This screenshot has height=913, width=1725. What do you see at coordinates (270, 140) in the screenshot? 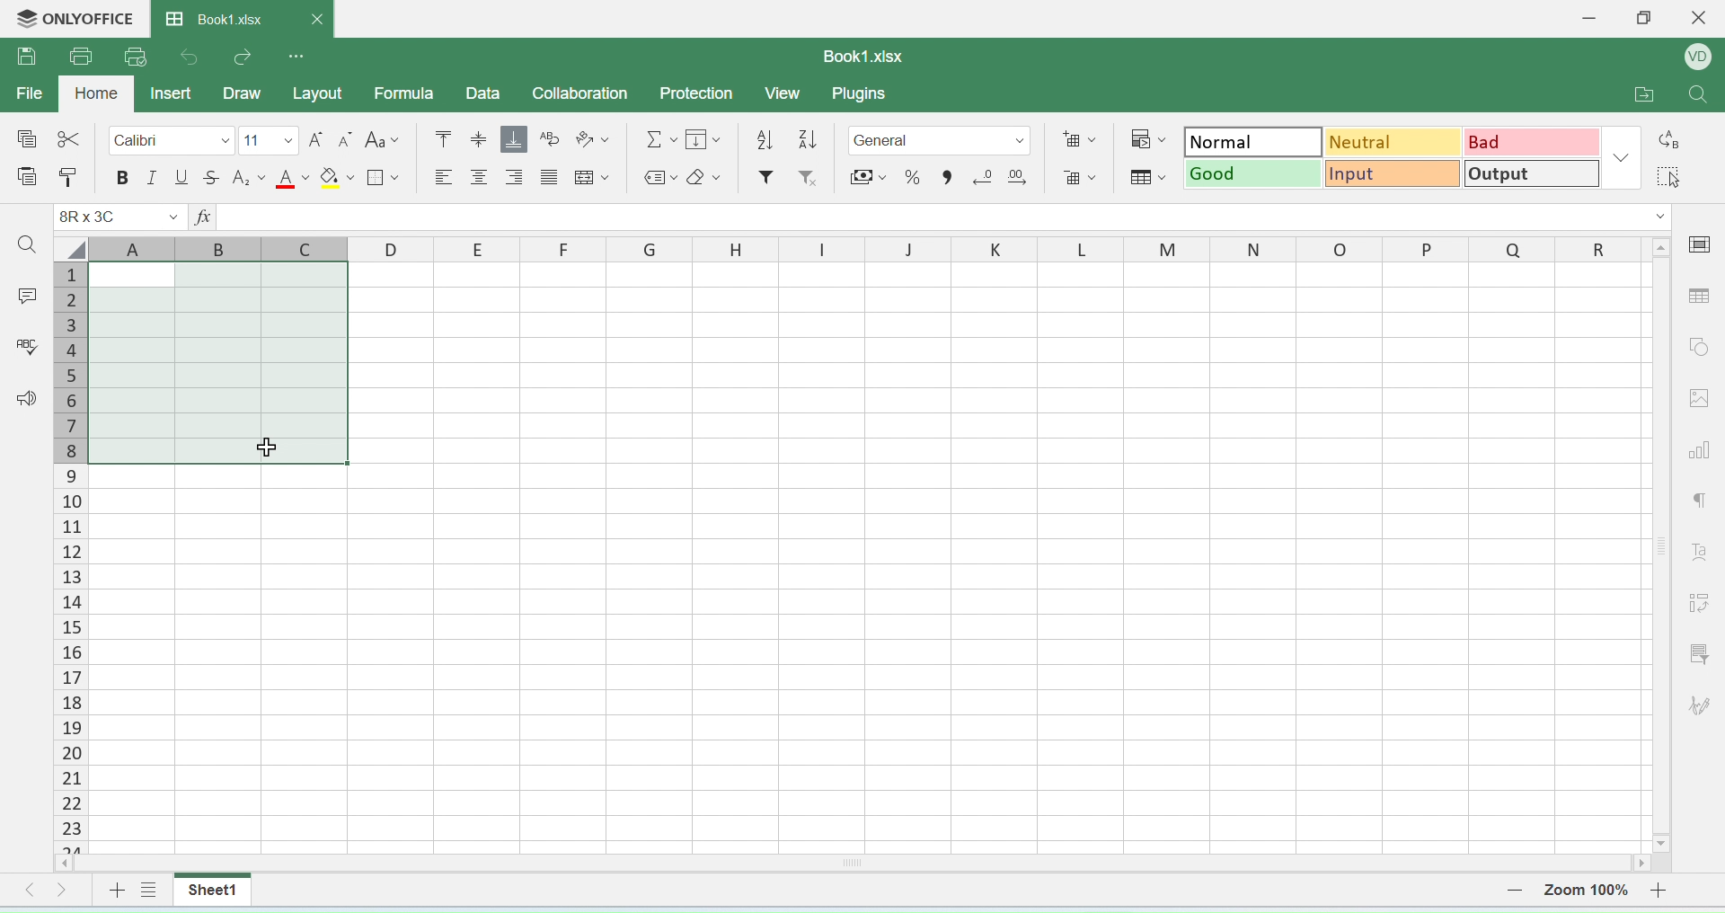
I see `font size` at bounding box center [270, 140].